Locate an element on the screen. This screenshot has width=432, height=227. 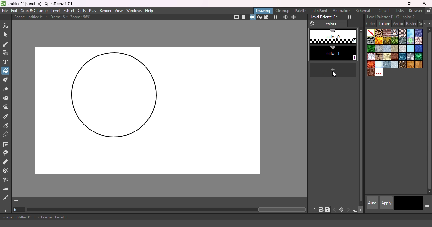
RGB Picker tool is located at coordinates (7, 126).